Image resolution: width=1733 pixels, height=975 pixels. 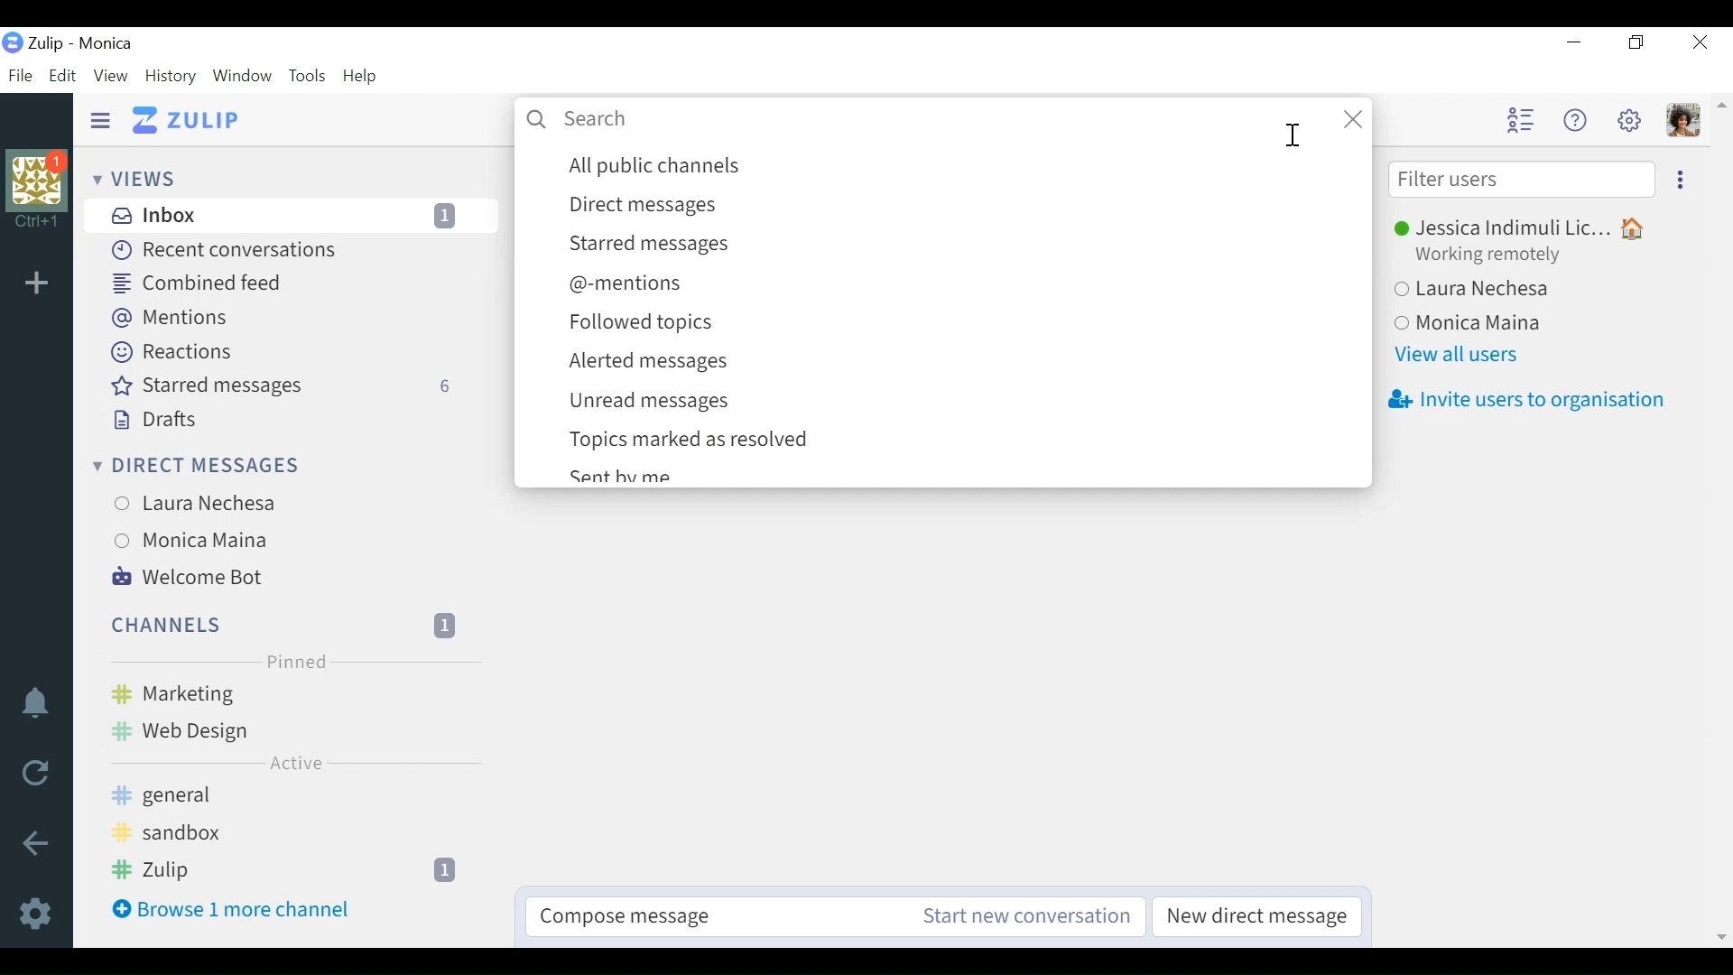 What do you see at coordinates (1639, 42) in the screenshot?
I see `Restore` at bounding box center [1639, 42].